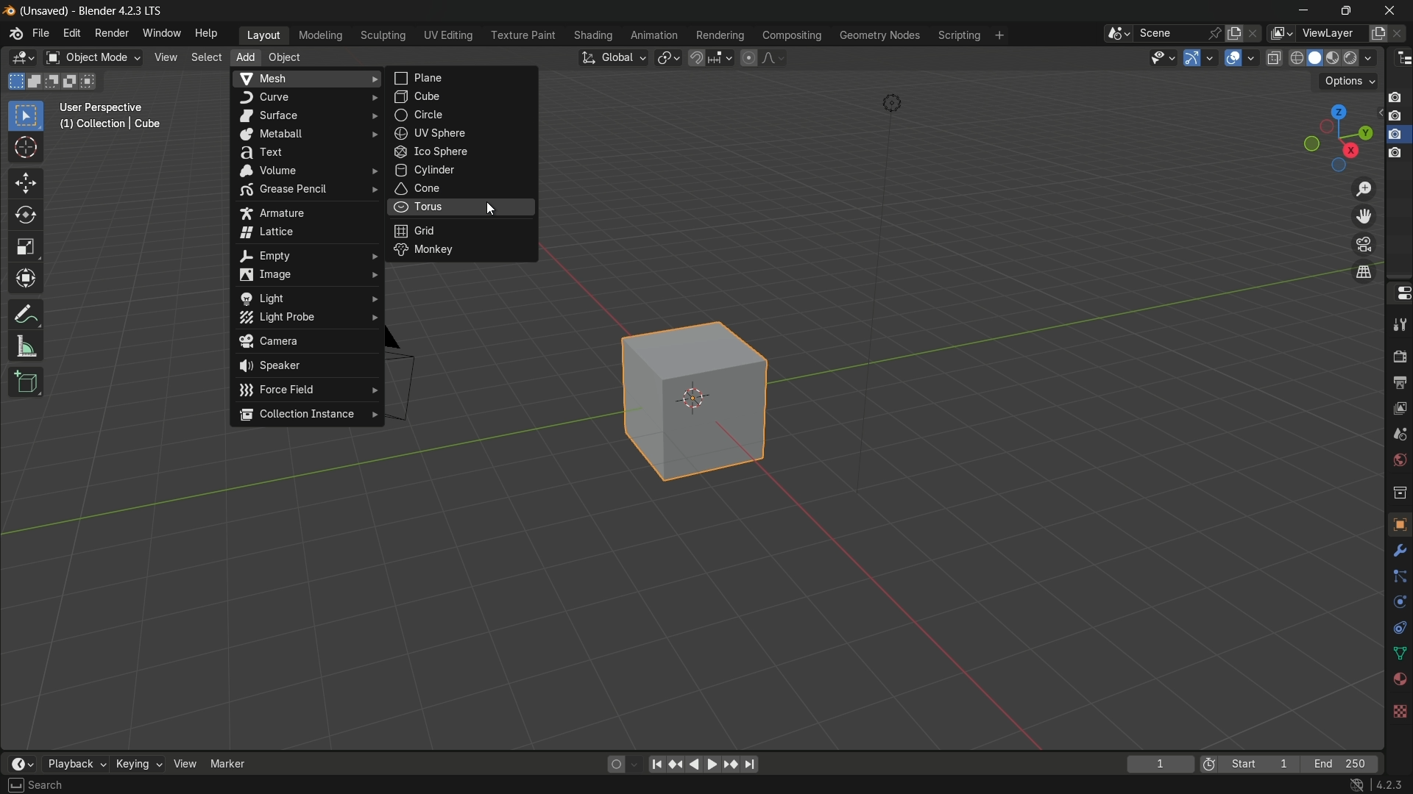 The image size is (1413, 794). What do you see at coordinates (879, 36) in the screenshot?
I see `geometry nodes` at bounding box center [879, 36].